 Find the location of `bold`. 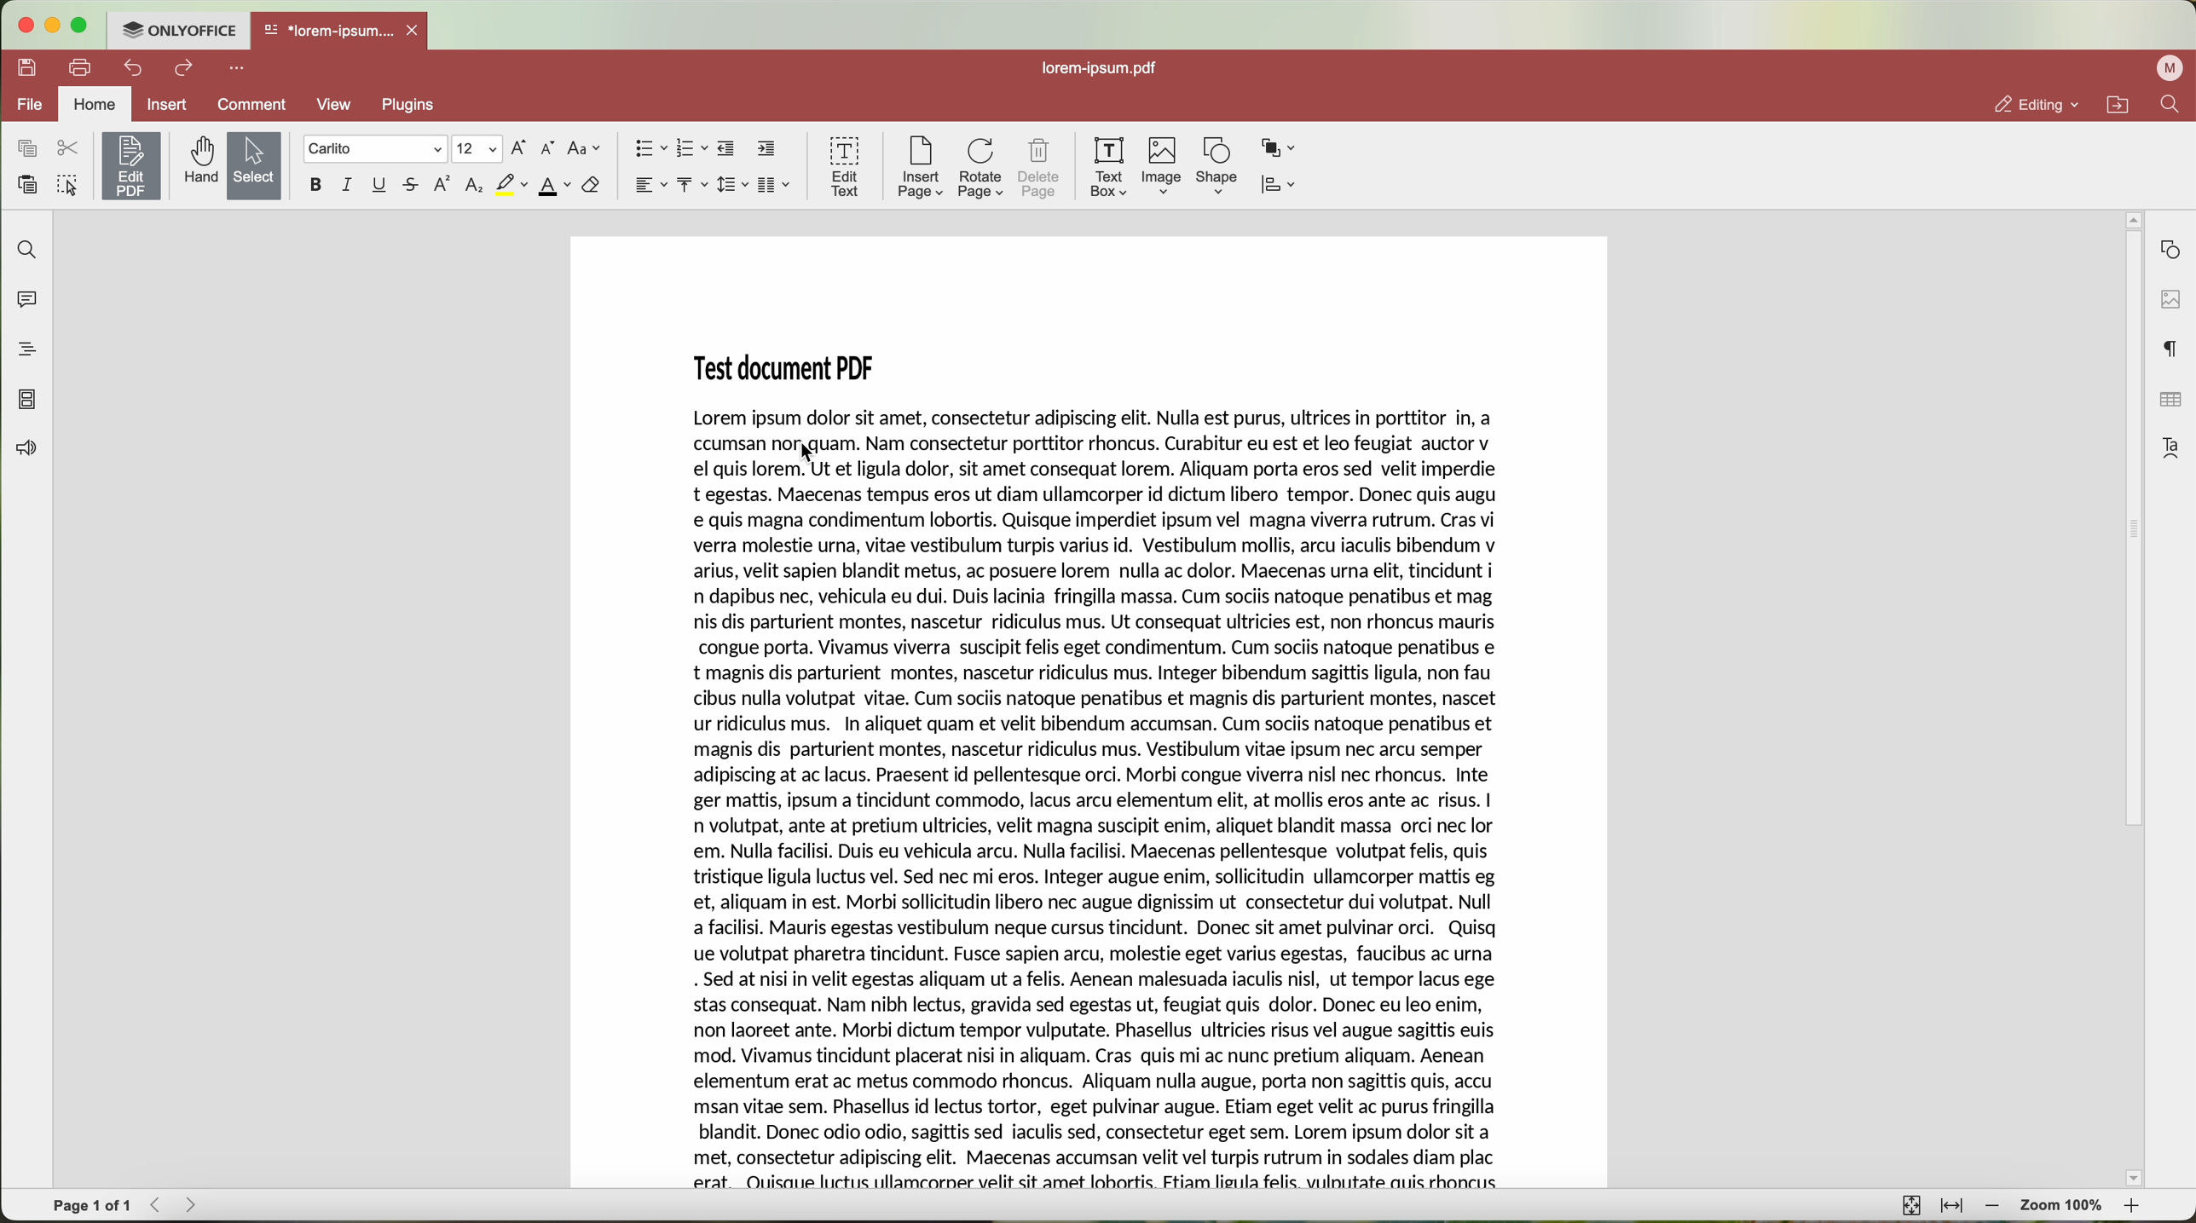

bold is located at coordinates (318, 186).